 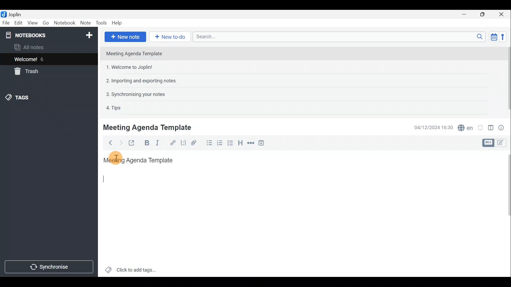 I want to click on Minimise, so click(x=465, y=14).